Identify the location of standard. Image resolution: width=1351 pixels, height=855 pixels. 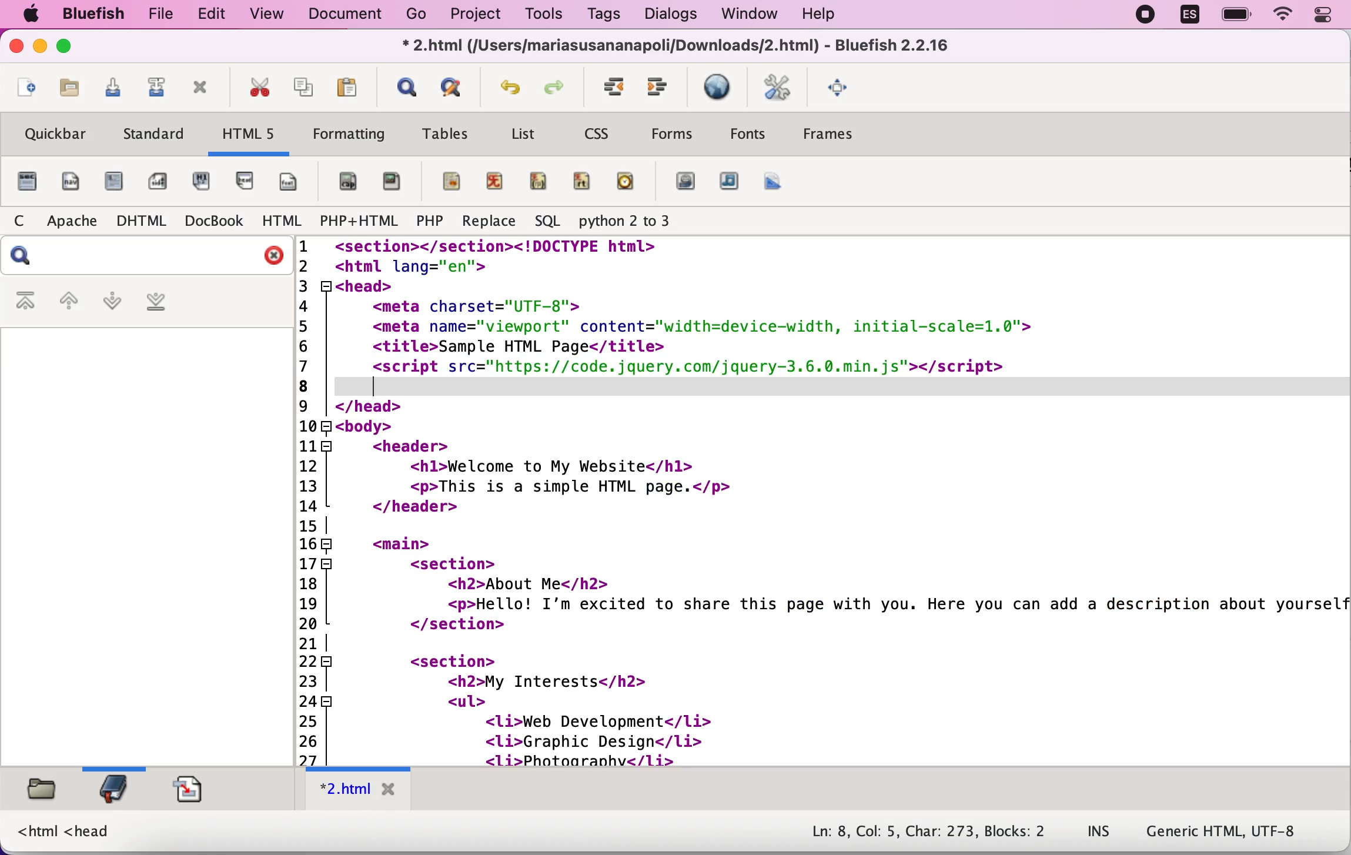
(156, 135).